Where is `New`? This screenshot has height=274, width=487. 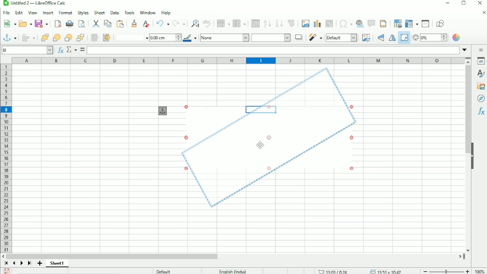 New is located at coordinates (9, 24).